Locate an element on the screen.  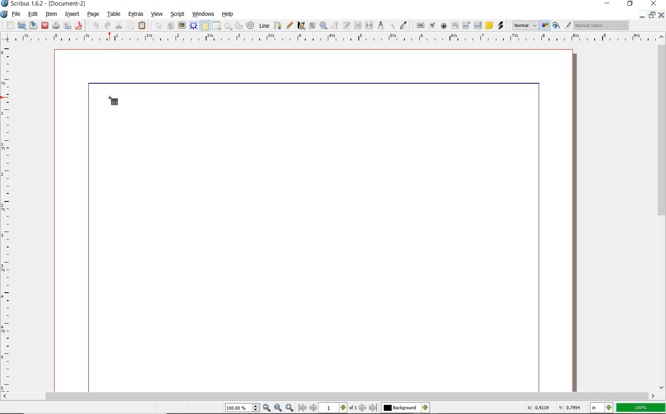
edit in preview mode is located at coordinates (567, 25).